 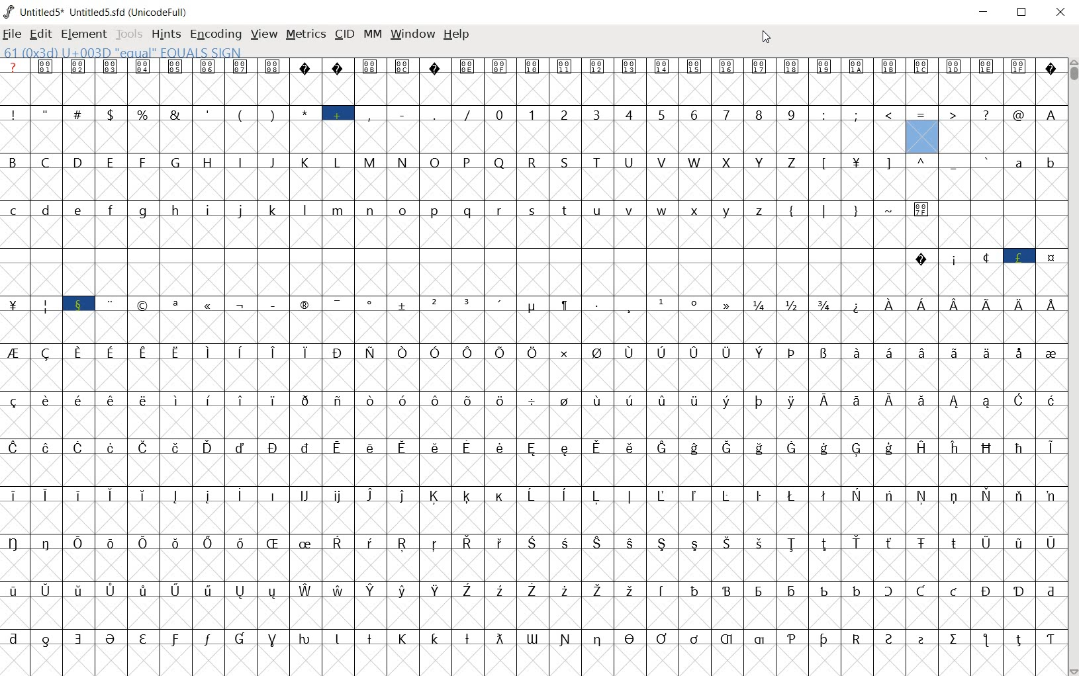 I want to click on tools, so click(x=128, y=33).